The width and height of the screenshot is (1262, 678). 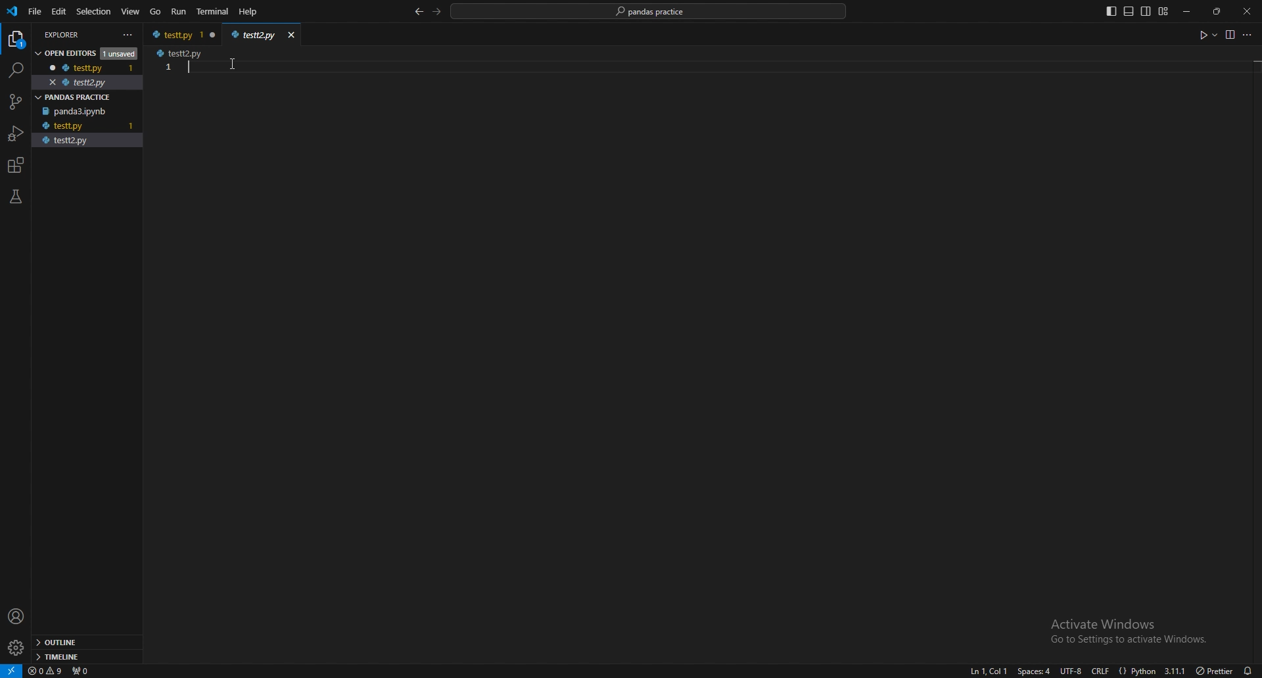 I want to click on testt2.py, so click(x=255, y=33).